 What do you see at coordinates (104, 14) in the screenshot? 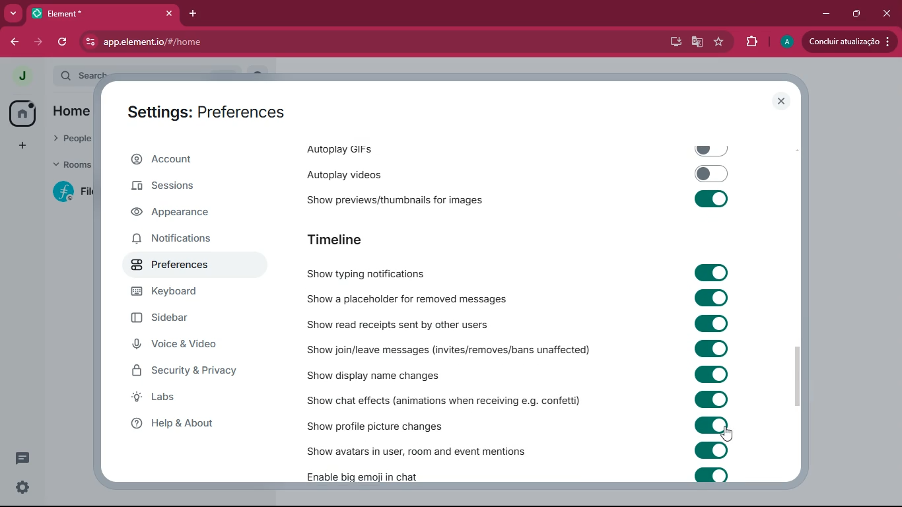
I see `element tab` at bounding box center [104, 14].